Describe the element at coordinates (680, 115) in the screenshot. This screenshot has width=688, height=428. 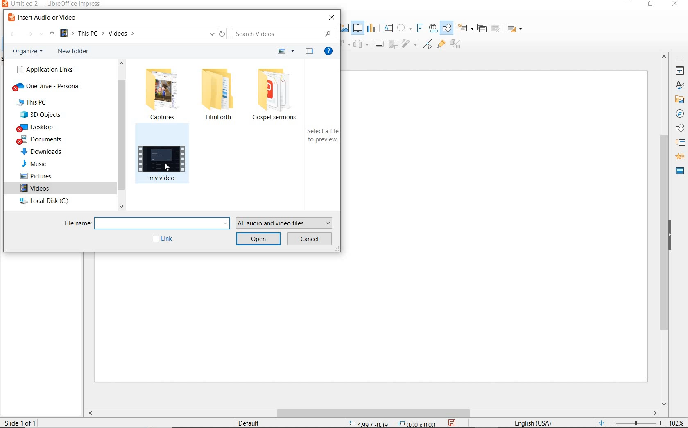
I see `NAVIGATOR` at that location.